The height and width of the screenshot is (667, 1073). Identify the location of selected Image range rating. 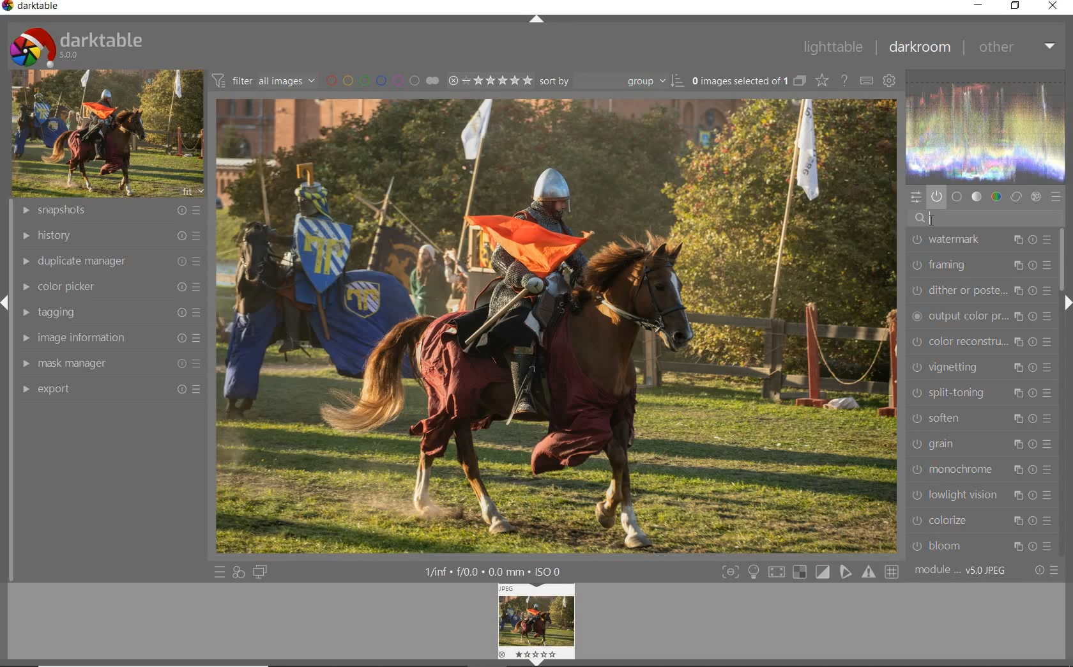
(489, 80).